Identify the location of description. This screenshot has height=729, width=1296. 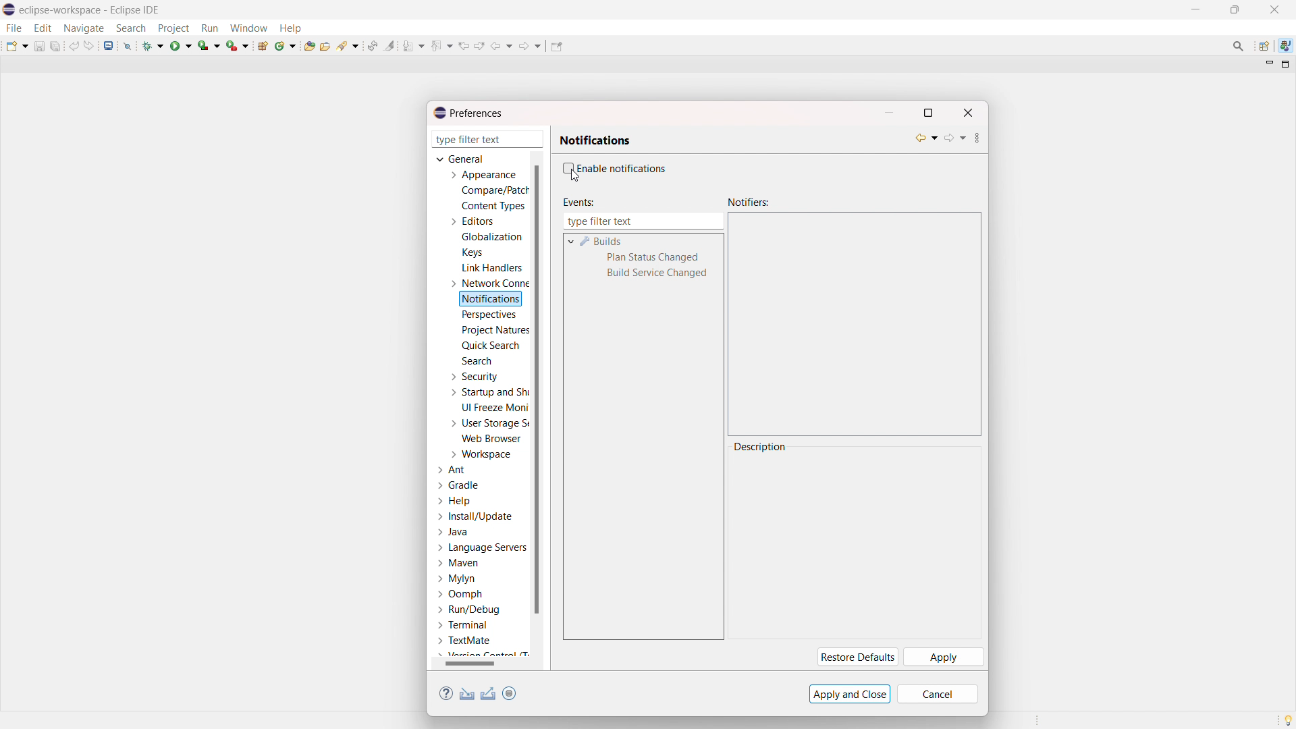
(761, 447).